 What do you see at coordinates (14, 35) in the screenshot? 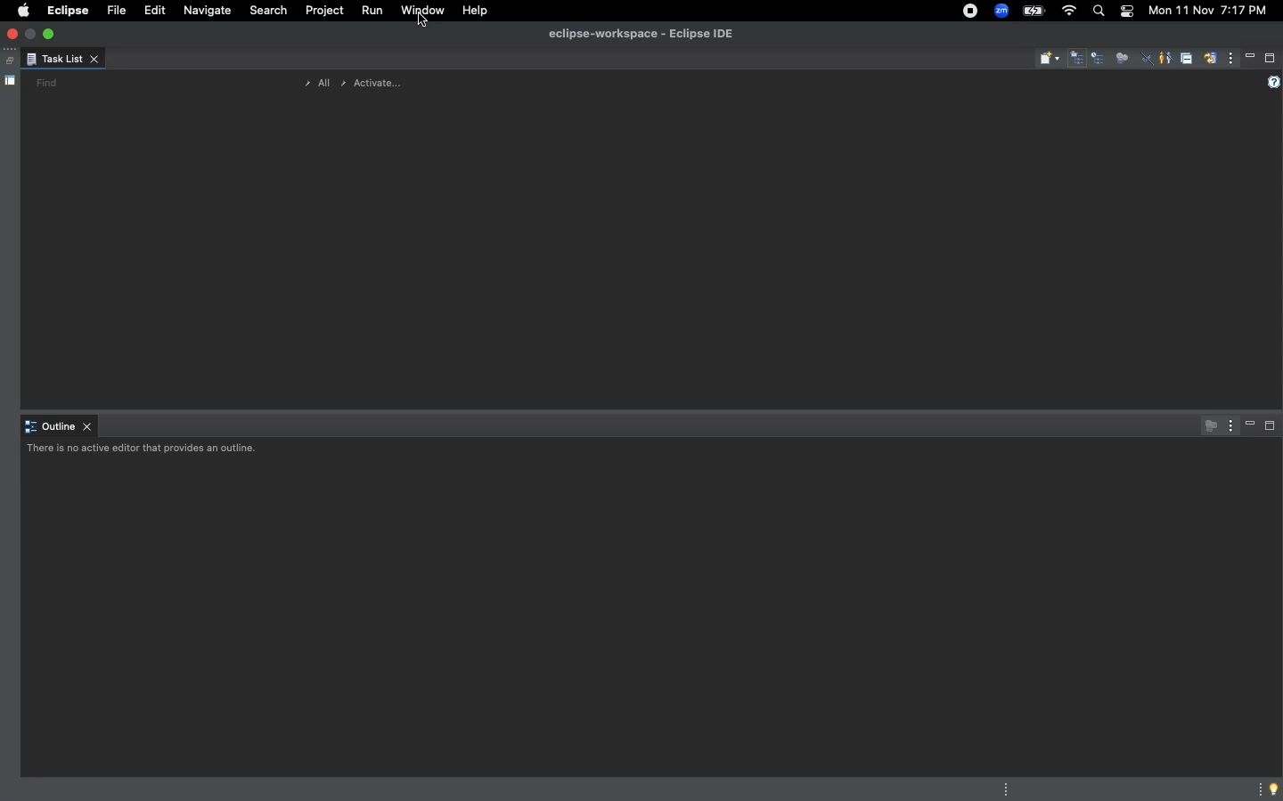
I see `close` at bounding box center [14, 35].